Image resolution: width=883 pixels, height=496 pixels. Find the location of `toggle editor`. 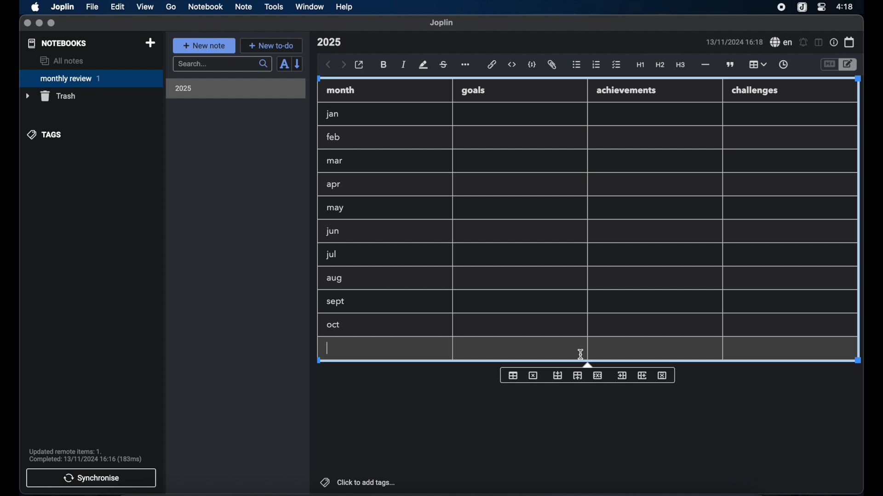

toggle editor is located at coordinates (829, 65).